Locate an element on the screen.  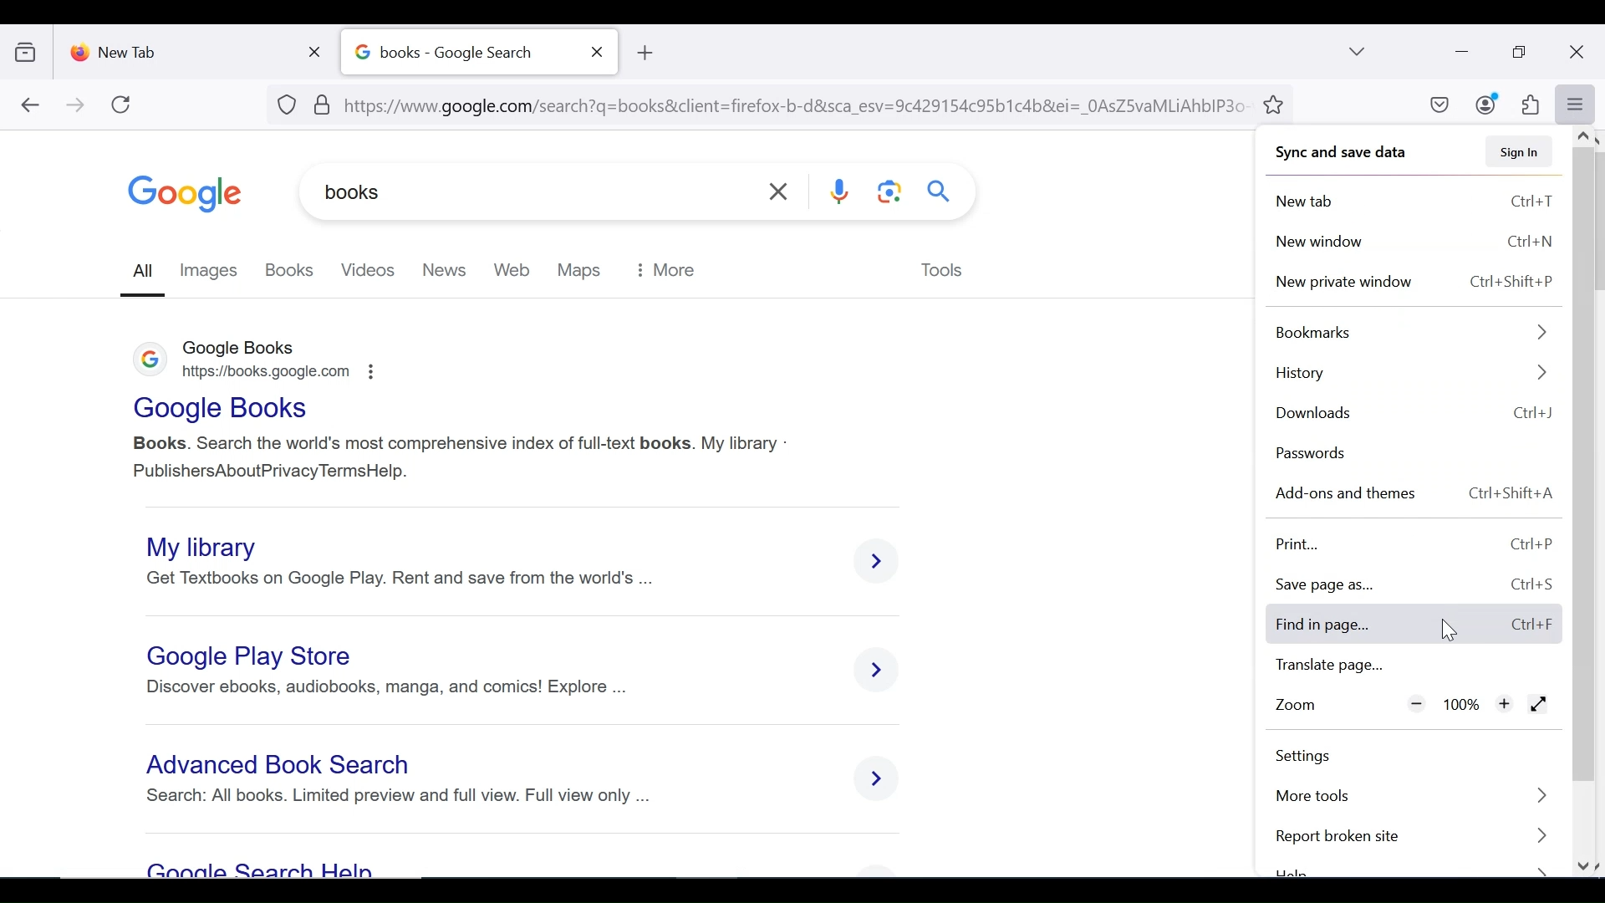
search is located at coordinates (940, 190).